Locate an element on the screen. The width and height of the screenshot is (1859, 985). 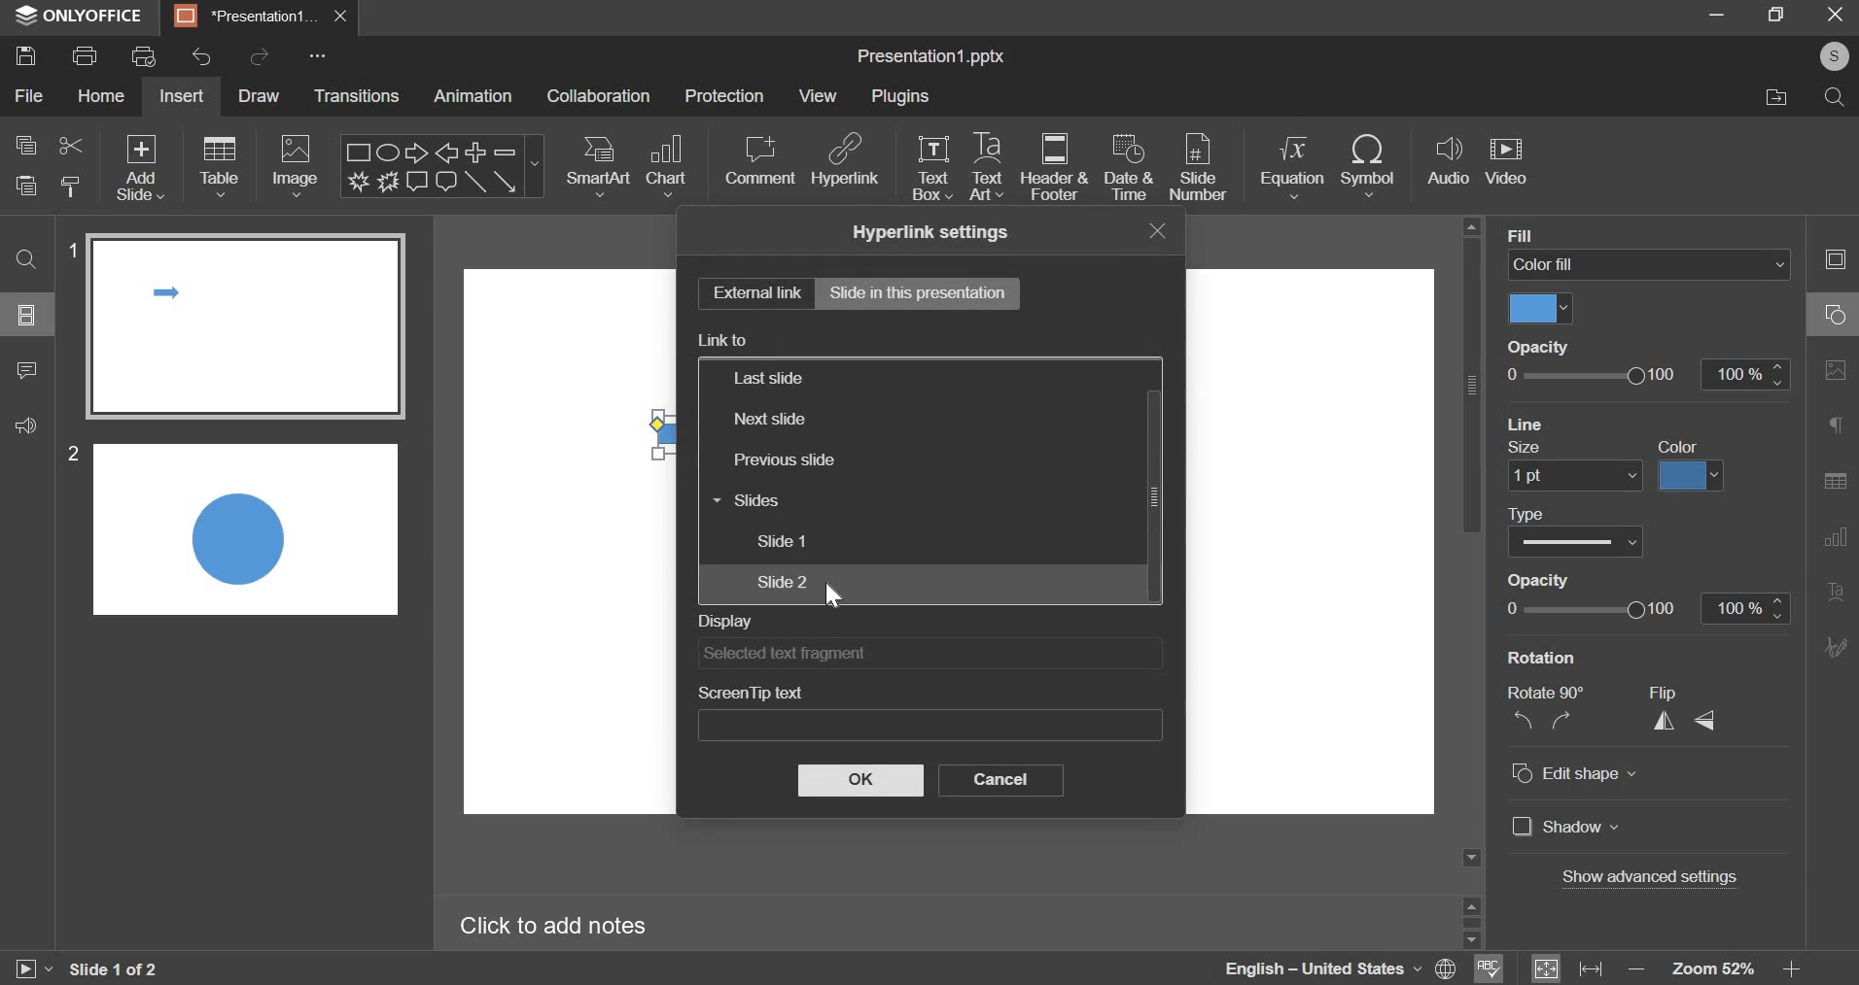
scrollbar is located at coordinates (1472, 924).